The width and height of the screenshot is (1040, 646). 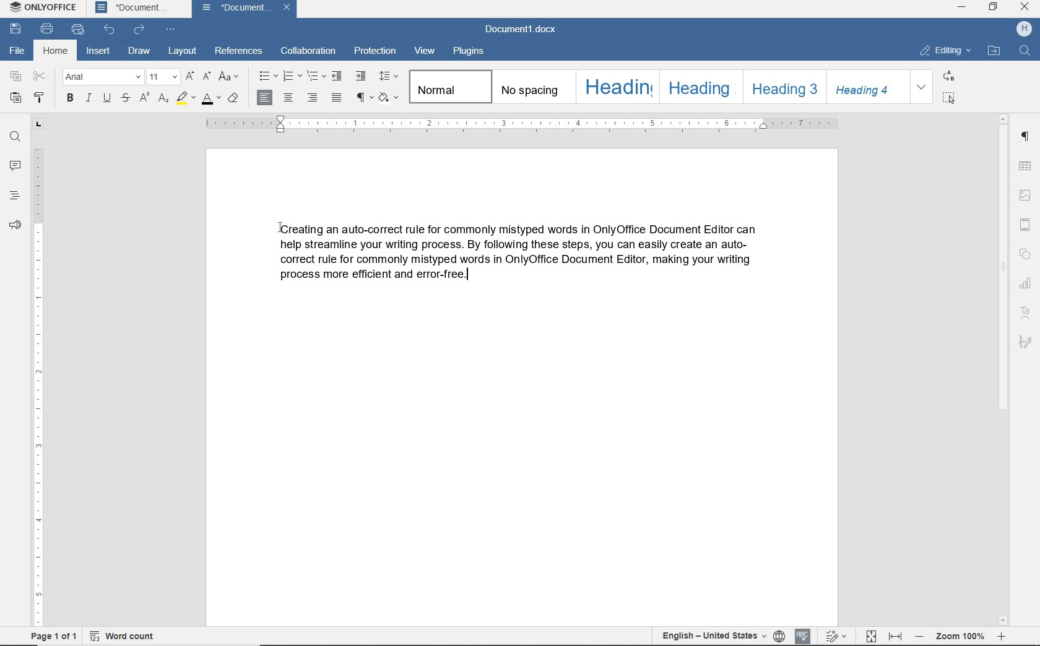 I want to click on text art, so click(x=1027, y=312).